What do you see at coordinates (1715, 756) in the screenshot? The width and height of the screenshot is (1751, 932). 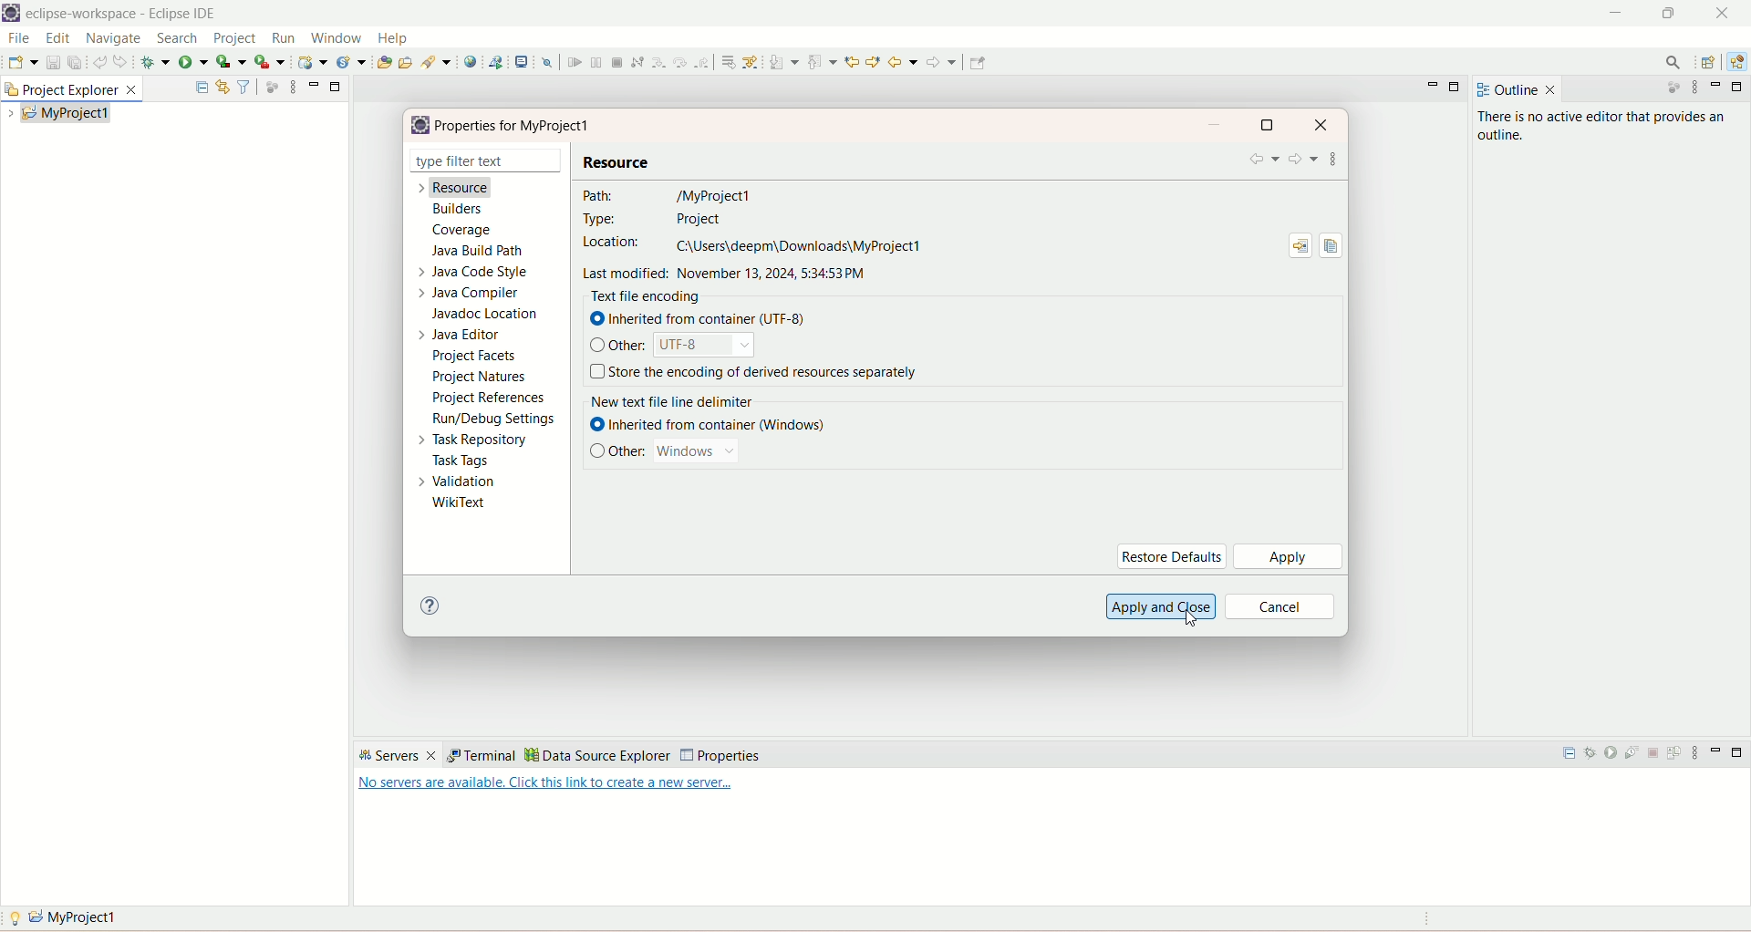 I see `minimize` at bounding box center [1715, 756].